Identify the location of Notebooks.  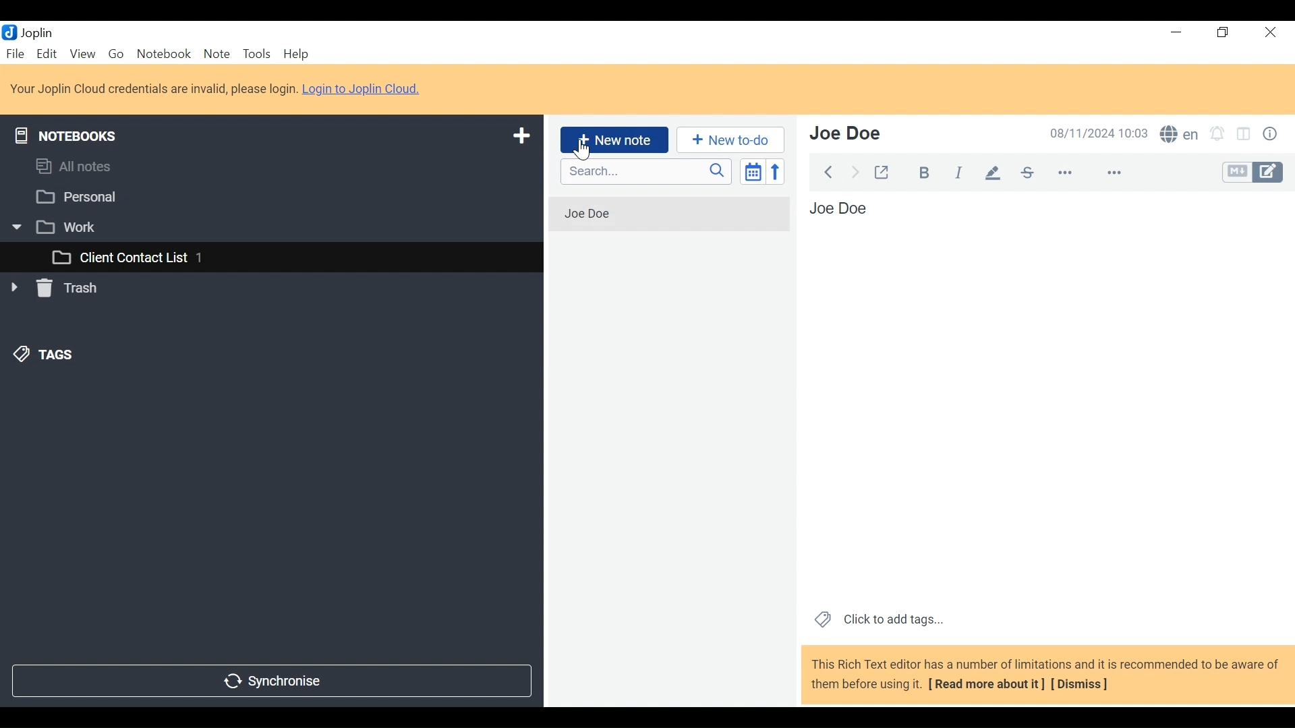
(69, 133).